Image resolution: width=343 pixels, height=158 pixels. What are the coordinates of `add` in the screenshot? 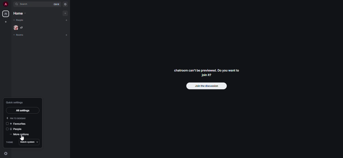 It's located at (66, 20).